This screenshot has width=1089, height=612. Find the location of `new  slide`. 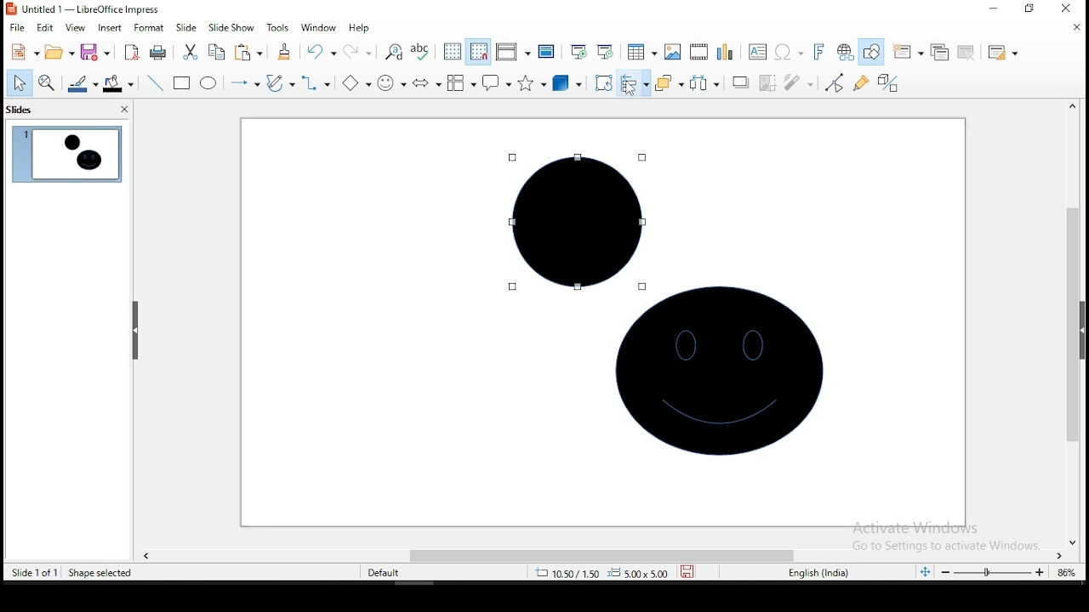

new  slide is located at coordinates (909, 50).